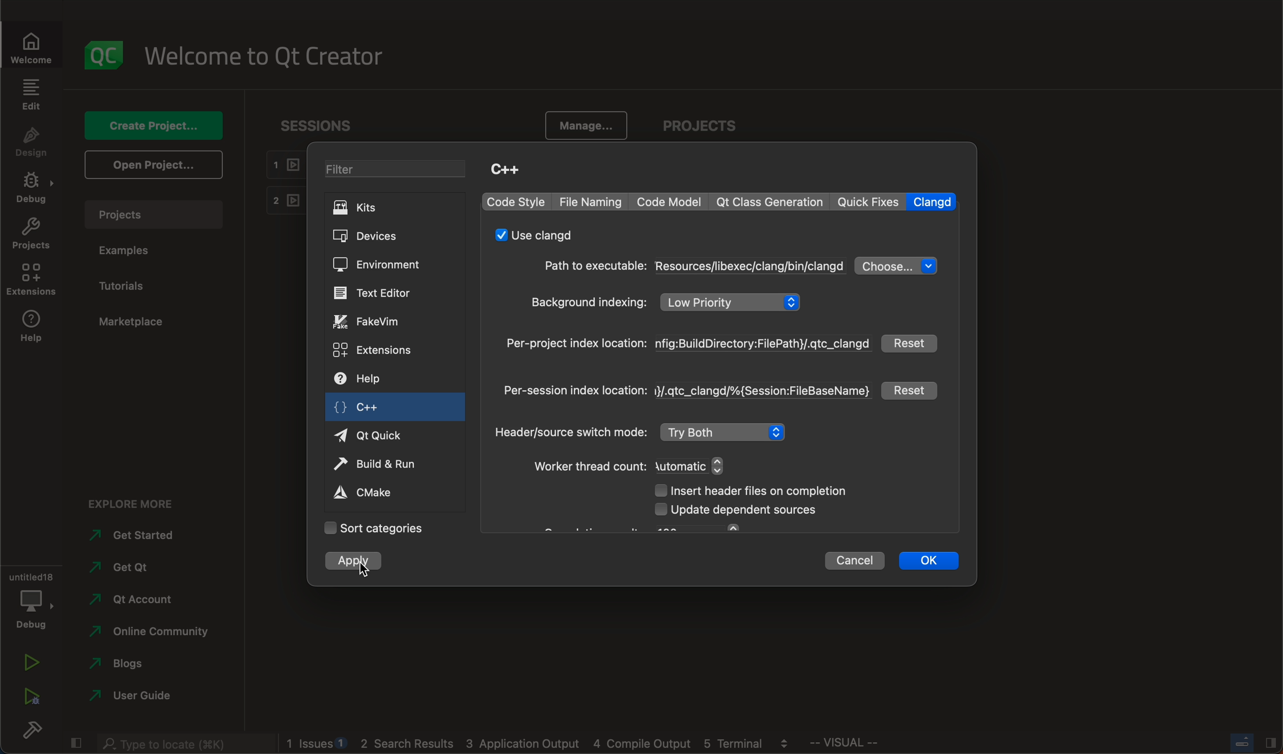 This screenshot has height=754, width=1283. What do you see at coordinates (932, 201) in the screenshot?
I see `clangd` at bounding box center [932, 201].